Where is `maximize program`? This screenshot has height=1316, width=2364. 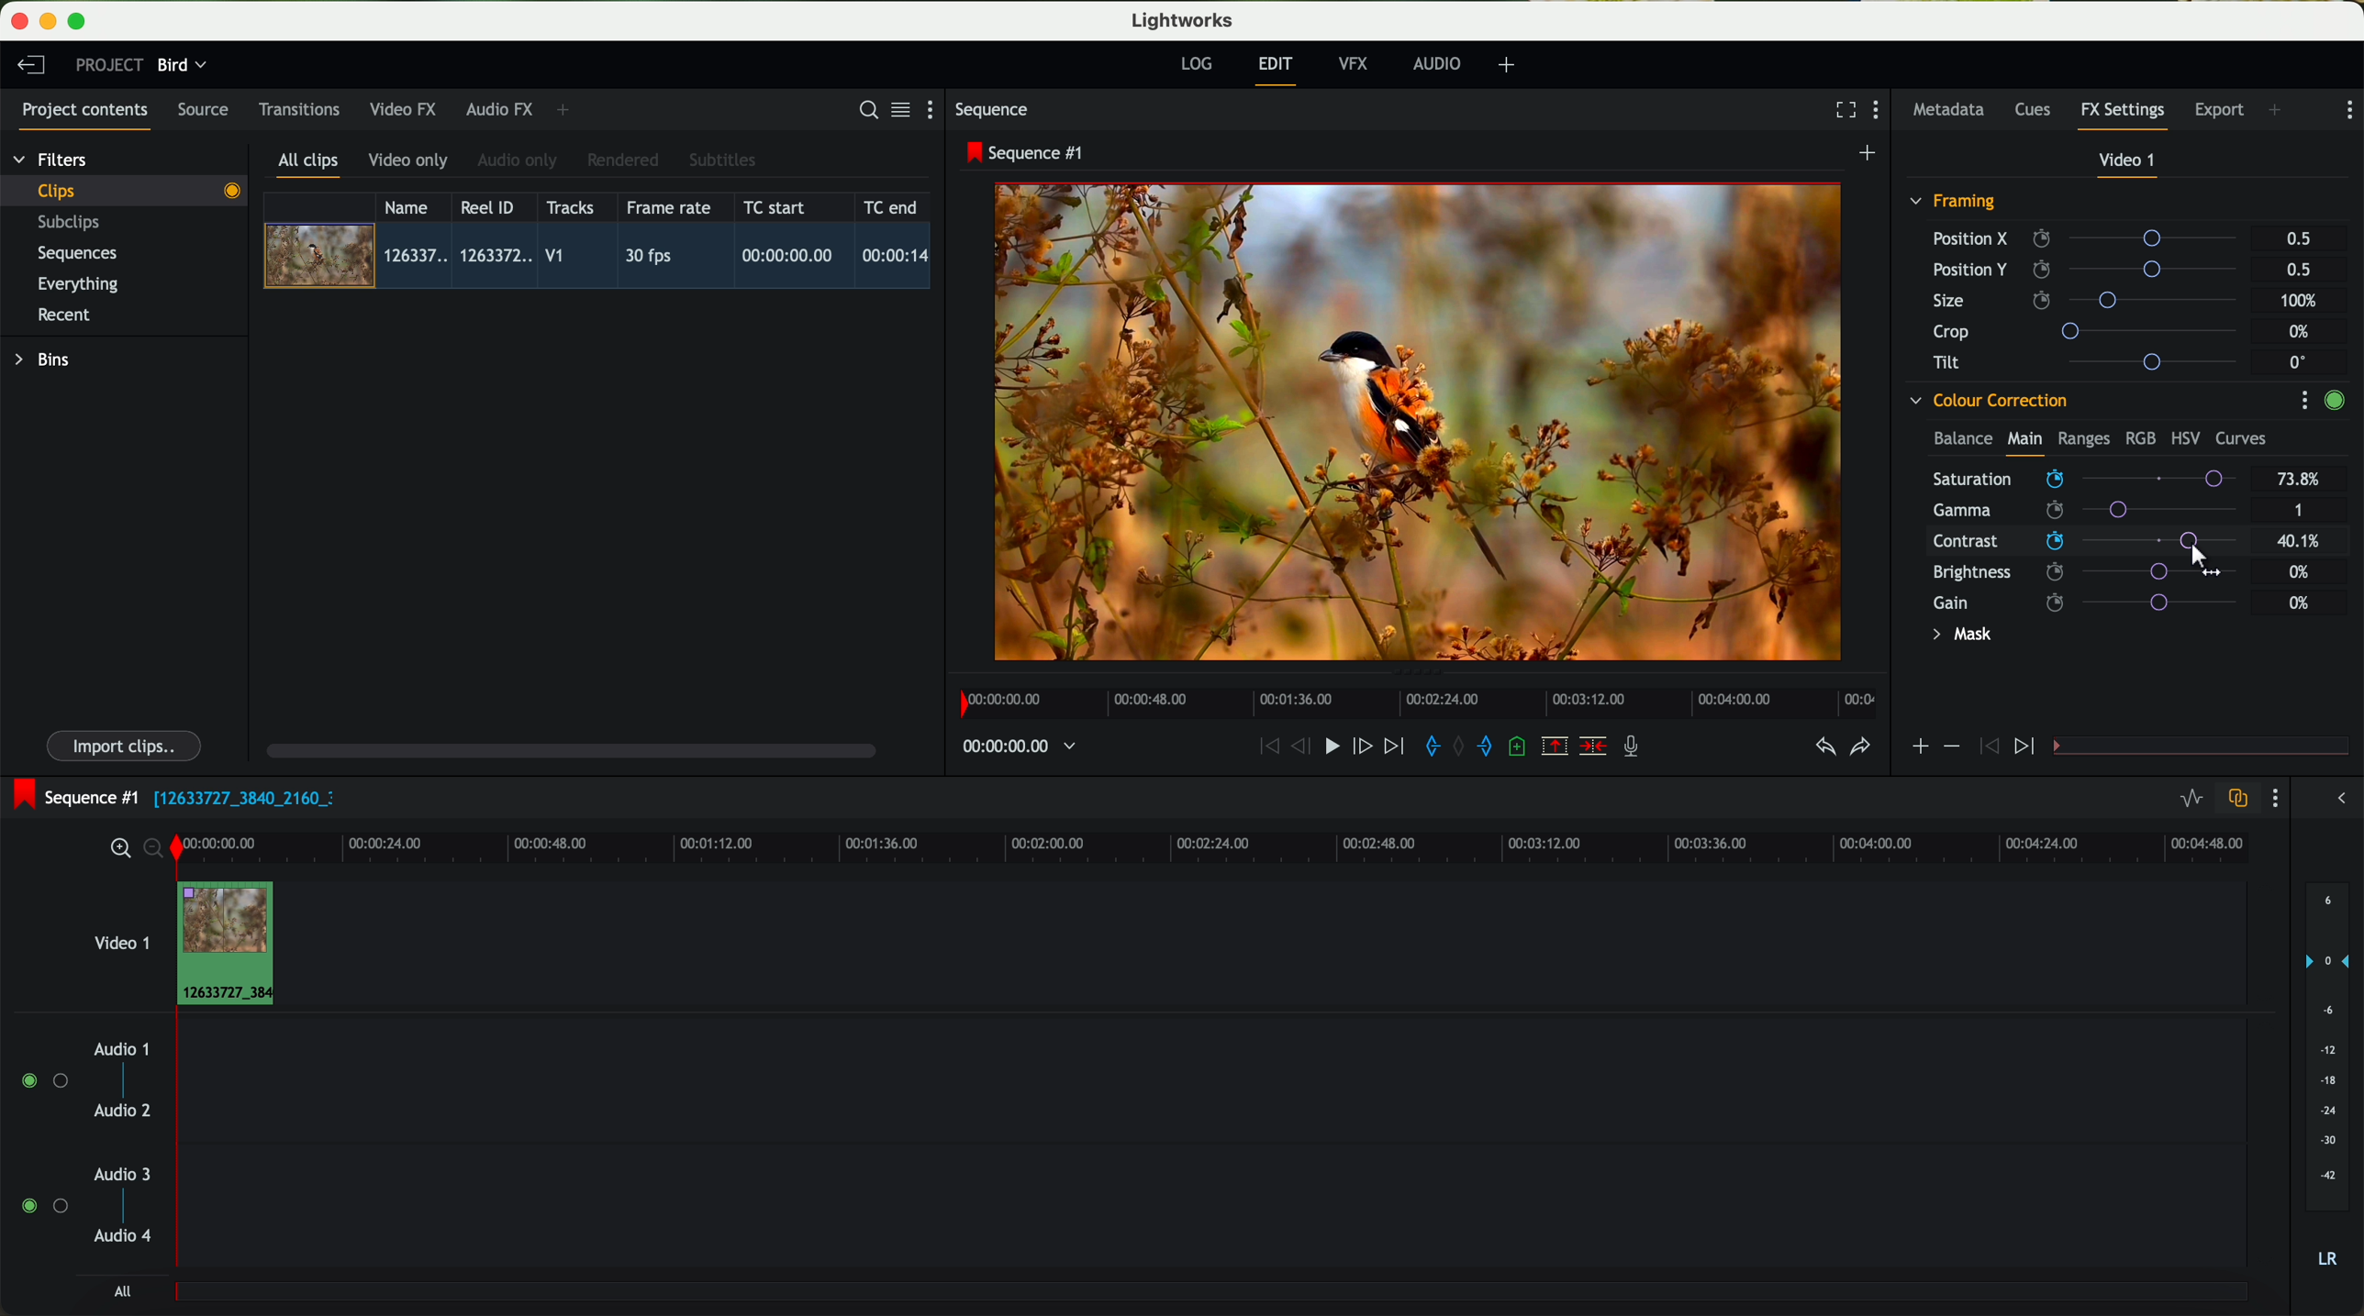
maximize program is located at coordinates (80, 22).